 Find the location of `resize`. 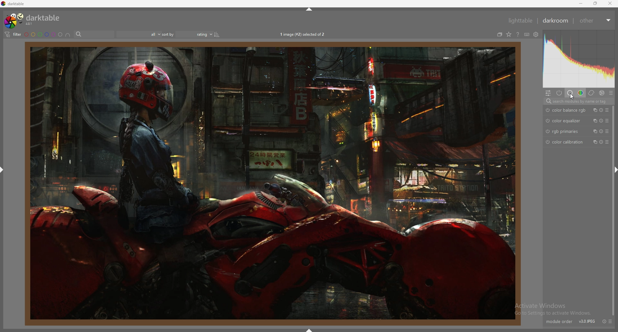

resize is located at coordinates (595, 3).